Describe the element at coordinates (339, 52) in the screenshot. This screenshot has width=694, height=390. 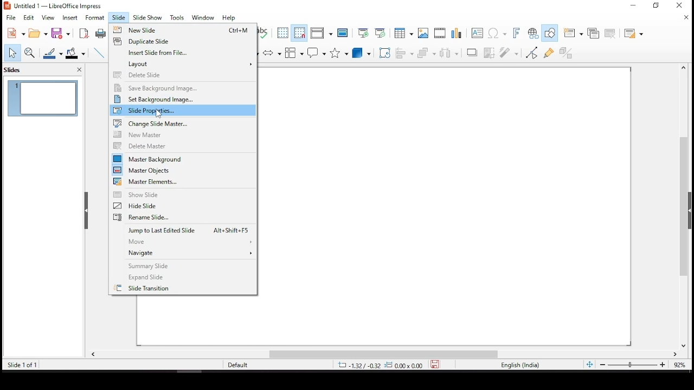
I see `stars and banners` at that location.